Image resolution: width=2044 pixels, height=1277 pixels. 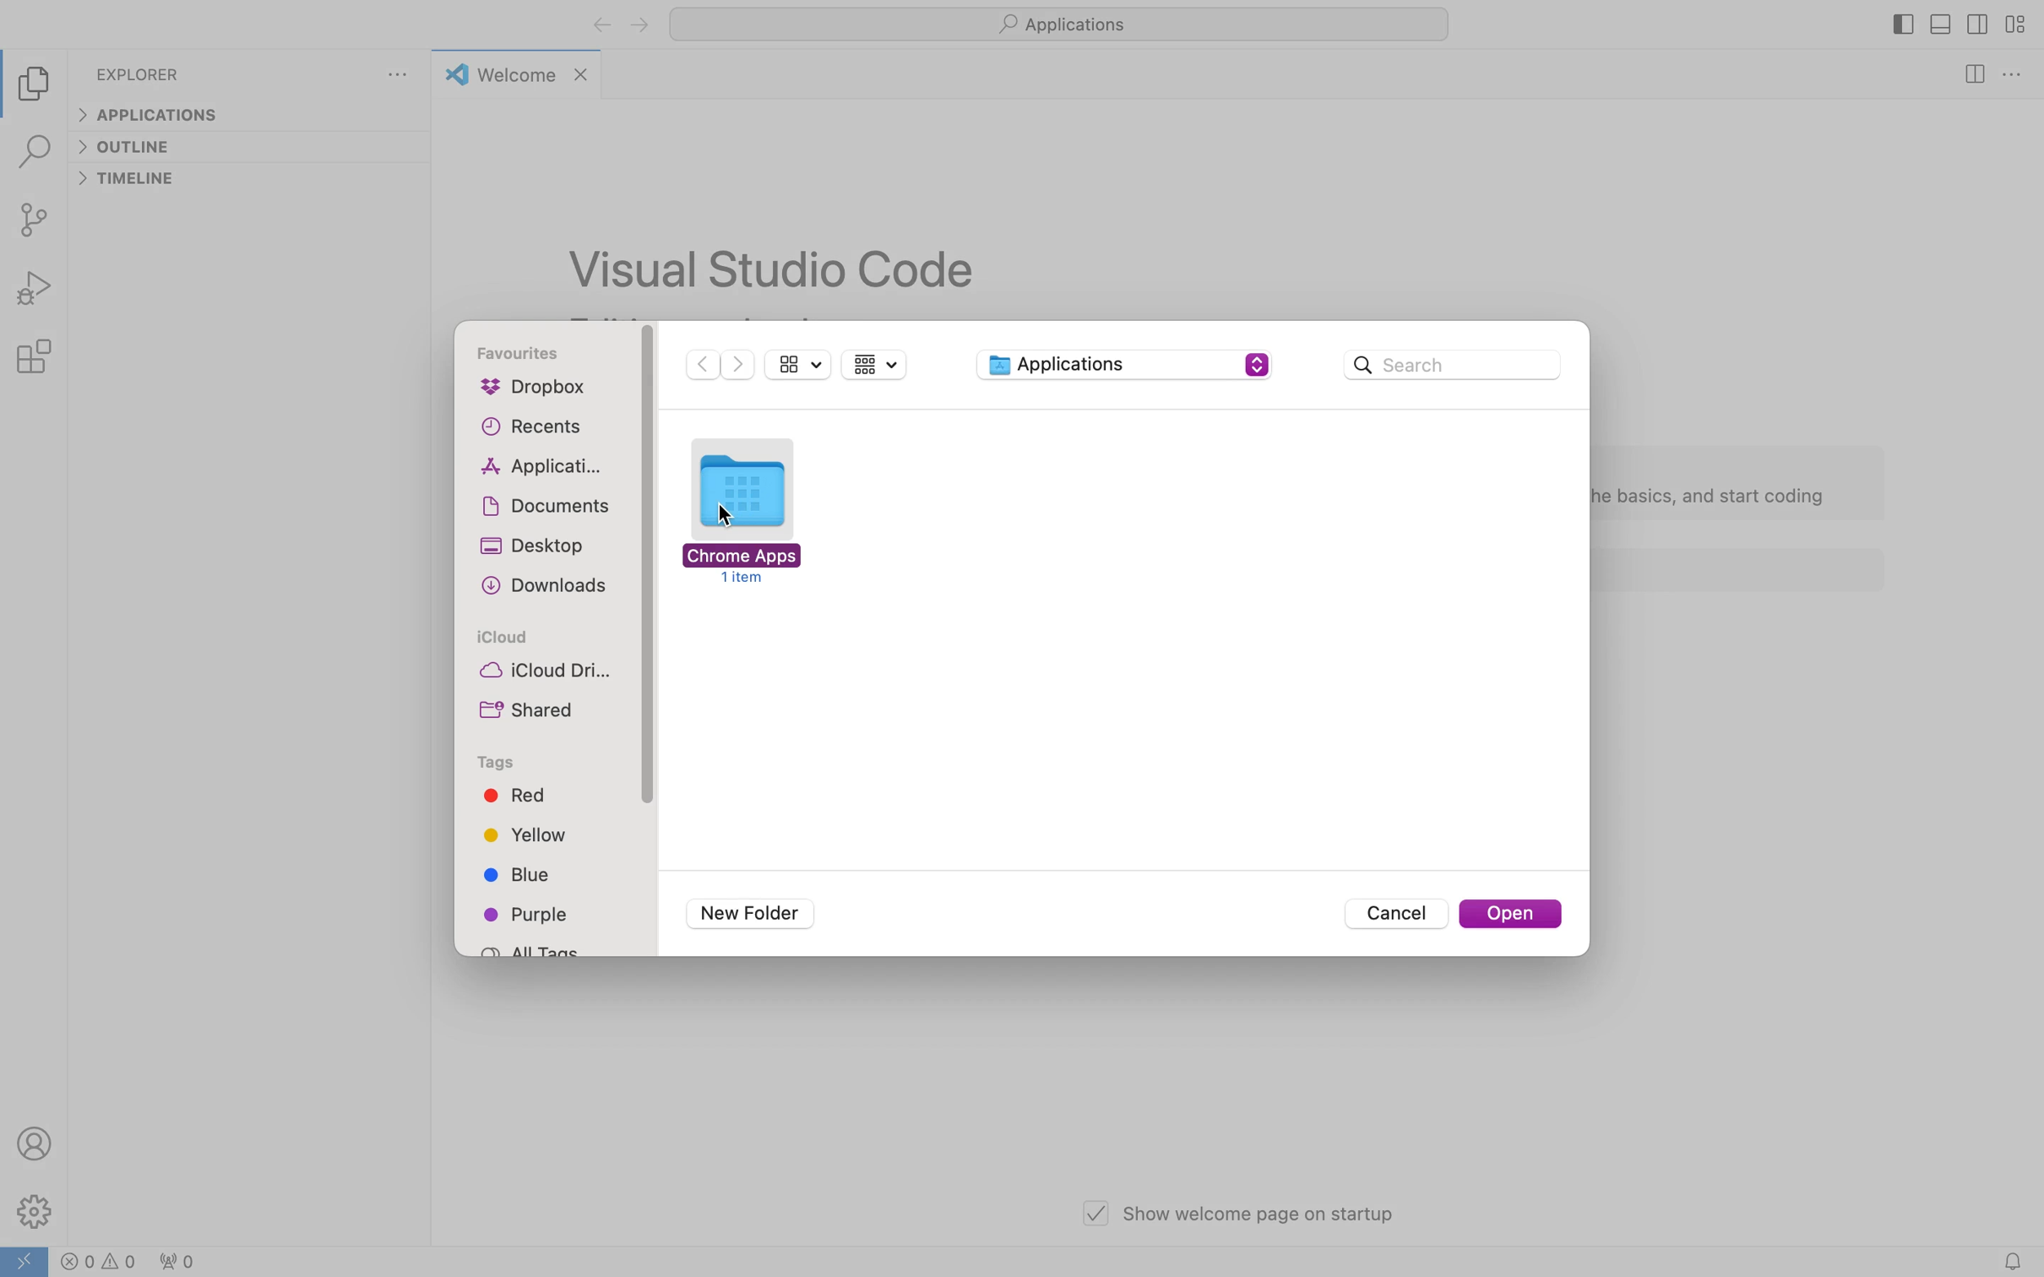 I want to click on downloads, so click(x=548, y=589).